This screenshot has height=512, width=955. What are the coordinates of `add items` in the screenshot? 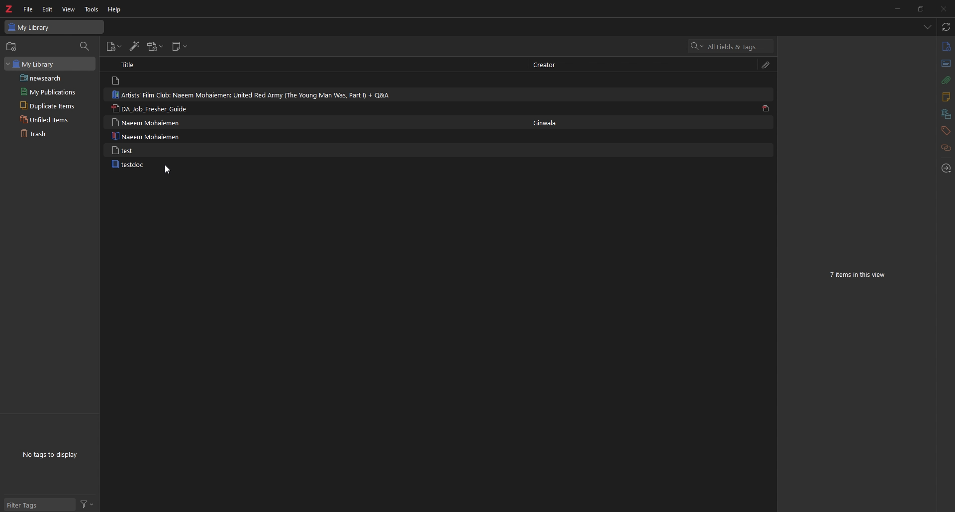 It's located at (114, 46).